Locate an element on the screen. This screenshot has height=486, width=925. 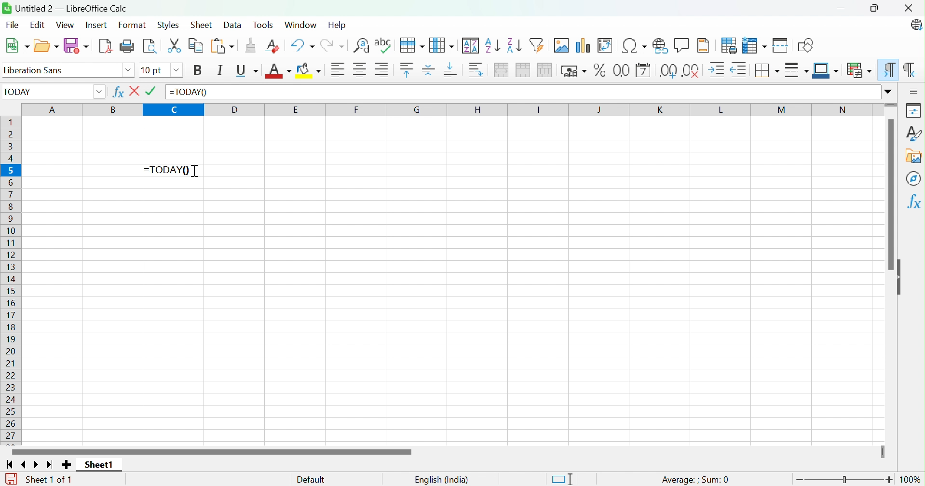
Insert special characters is located at coordinates (633, 46).